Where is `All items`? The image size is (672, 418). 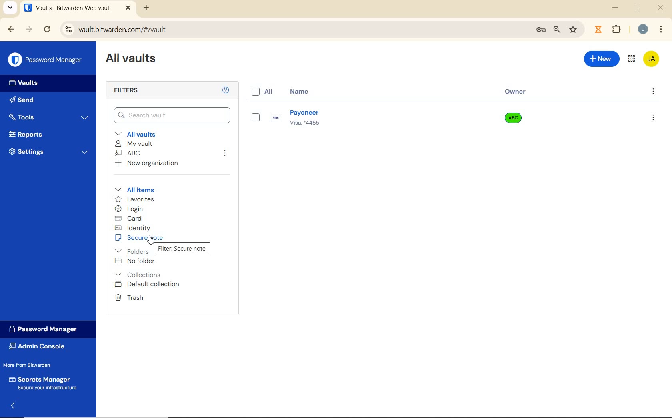 All items is located at coordinates (140, 189).